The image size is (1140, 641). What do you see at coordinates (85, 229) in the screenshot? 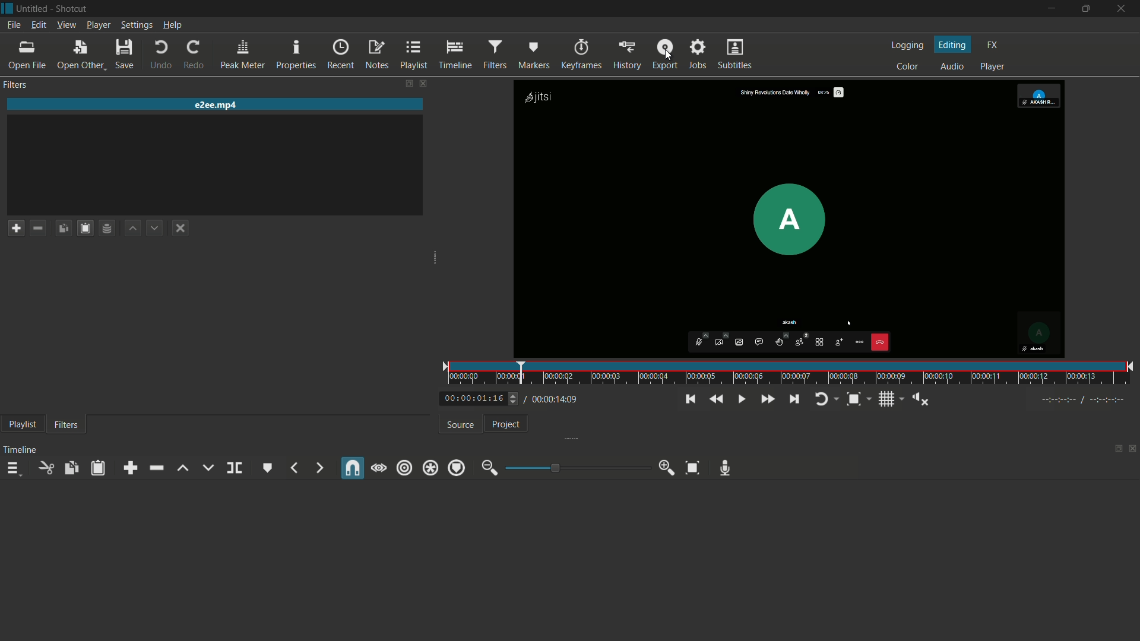
I see `paste filters` at bounding box center [85, 229].